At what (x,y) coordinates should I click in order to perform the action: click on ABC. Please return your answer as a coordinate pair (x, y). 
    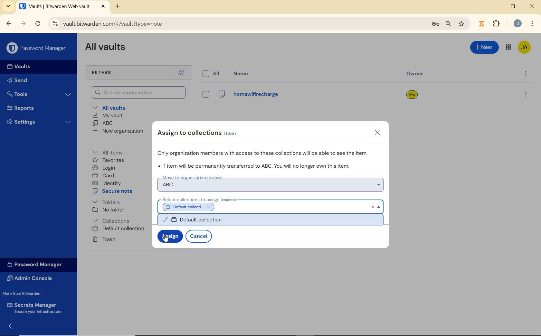
    Looking at the image, I should click on (103, 124).